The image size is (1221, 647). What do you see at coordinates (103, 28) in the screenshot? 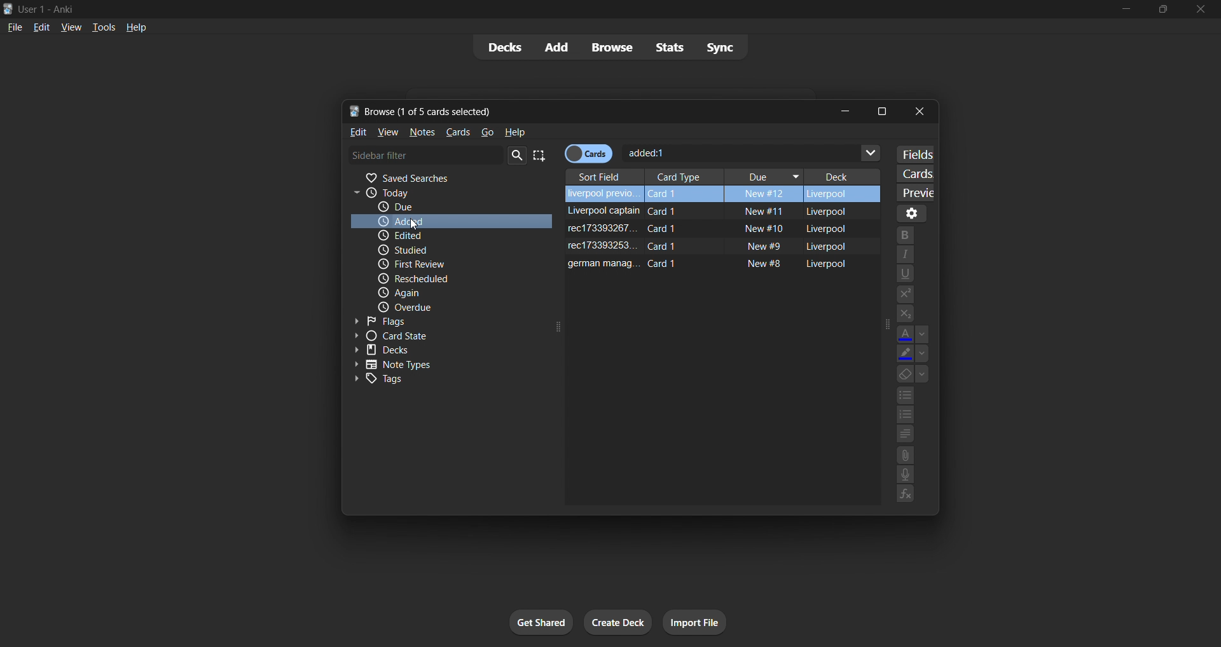
I see `tools` at bounding box center [103, 28].